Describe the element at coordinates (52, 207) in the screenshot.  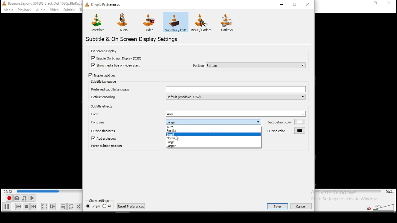
I see `show extended settings` at that location.